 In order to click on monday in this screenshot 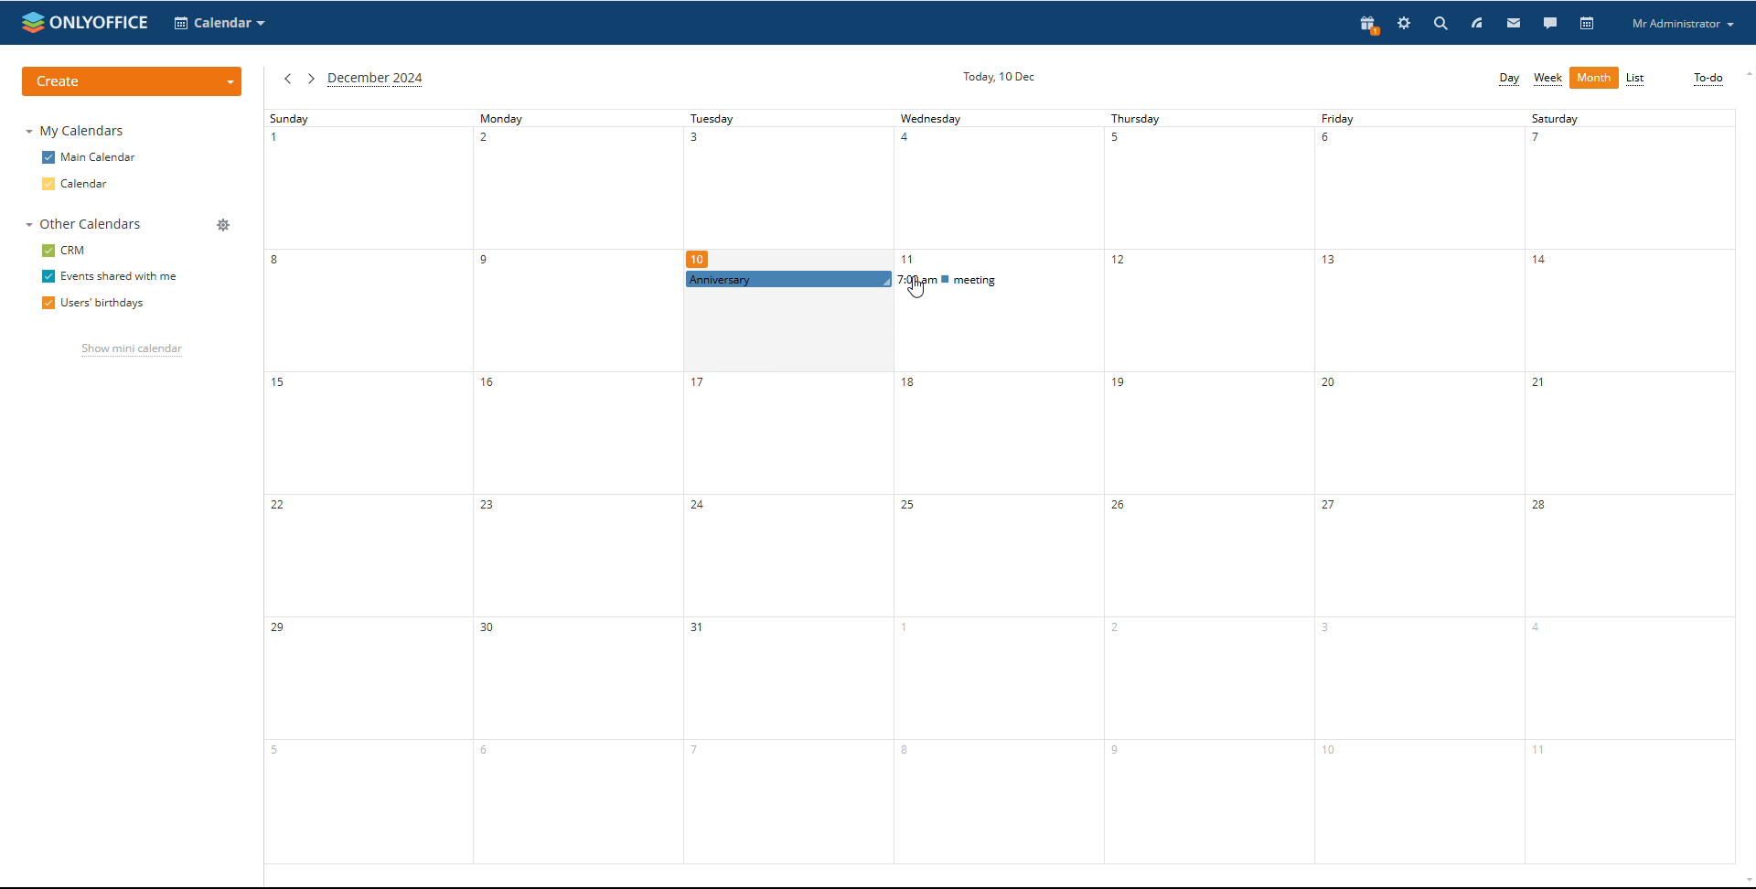, I will do `click(572, 487)`.